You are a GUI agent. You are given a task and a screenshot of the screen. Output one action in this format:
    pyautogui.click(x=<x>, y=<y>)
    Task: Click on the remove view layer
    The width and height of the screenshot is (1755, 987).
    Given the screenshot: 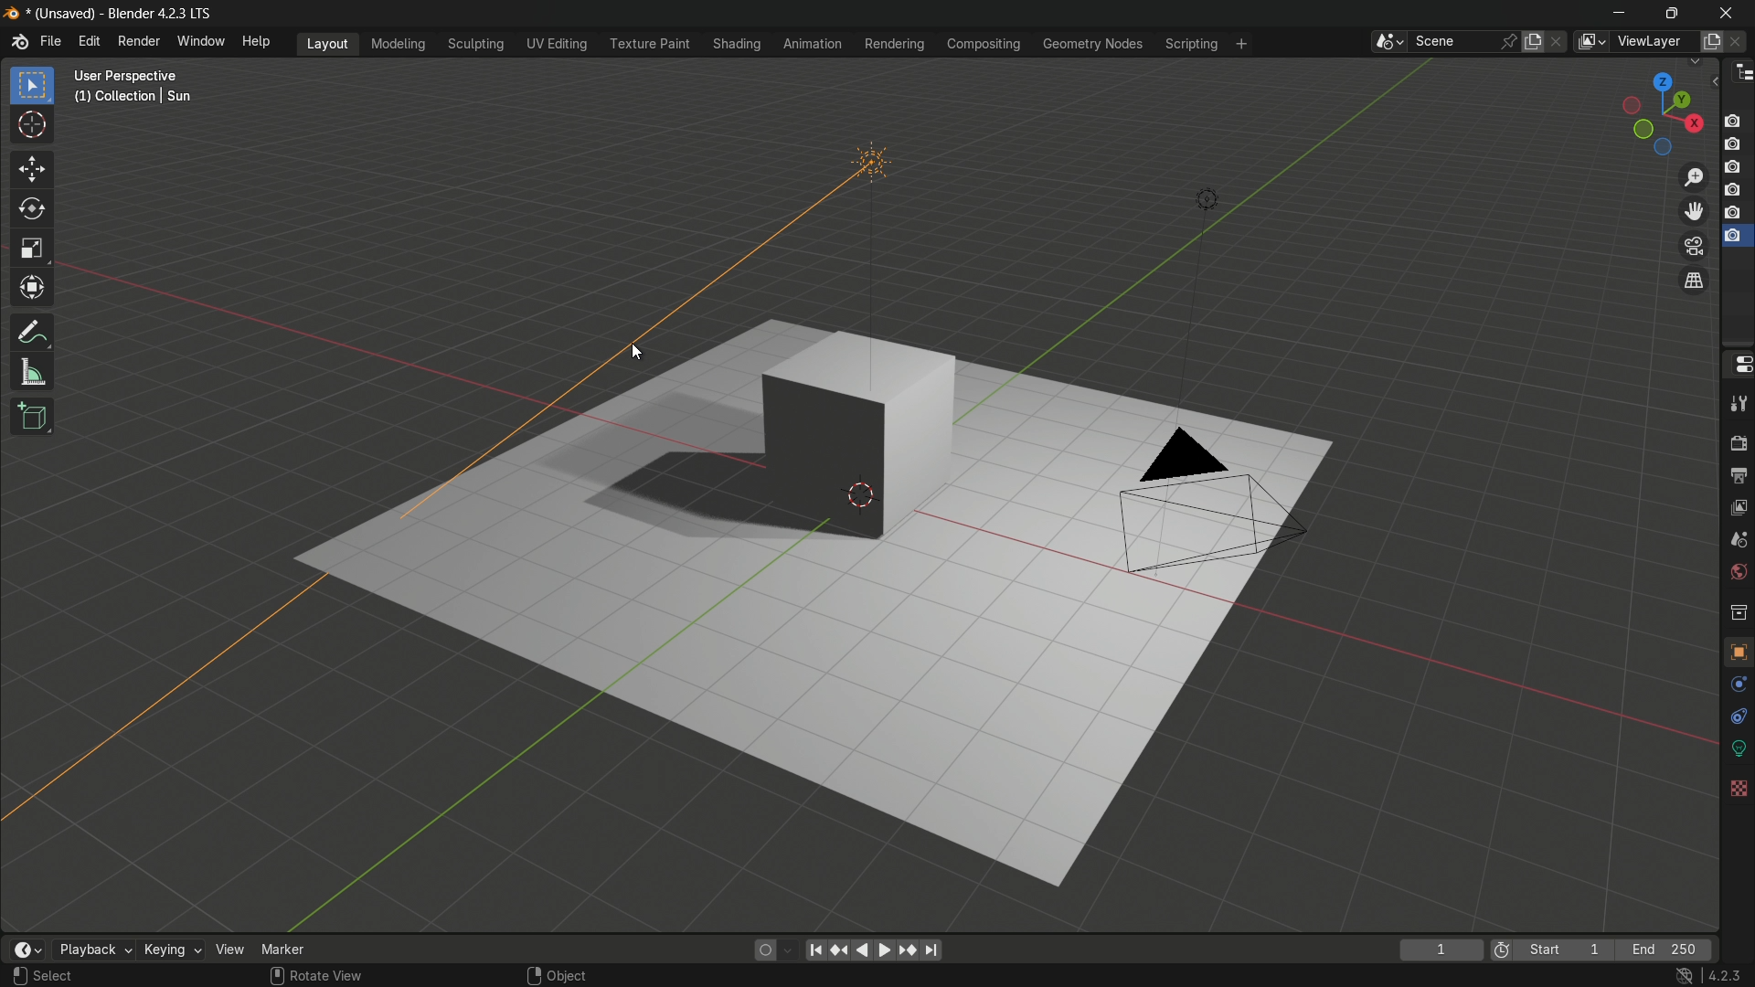 What is the action you would take?
    pyautogui.click(x=1740, y=41)
    